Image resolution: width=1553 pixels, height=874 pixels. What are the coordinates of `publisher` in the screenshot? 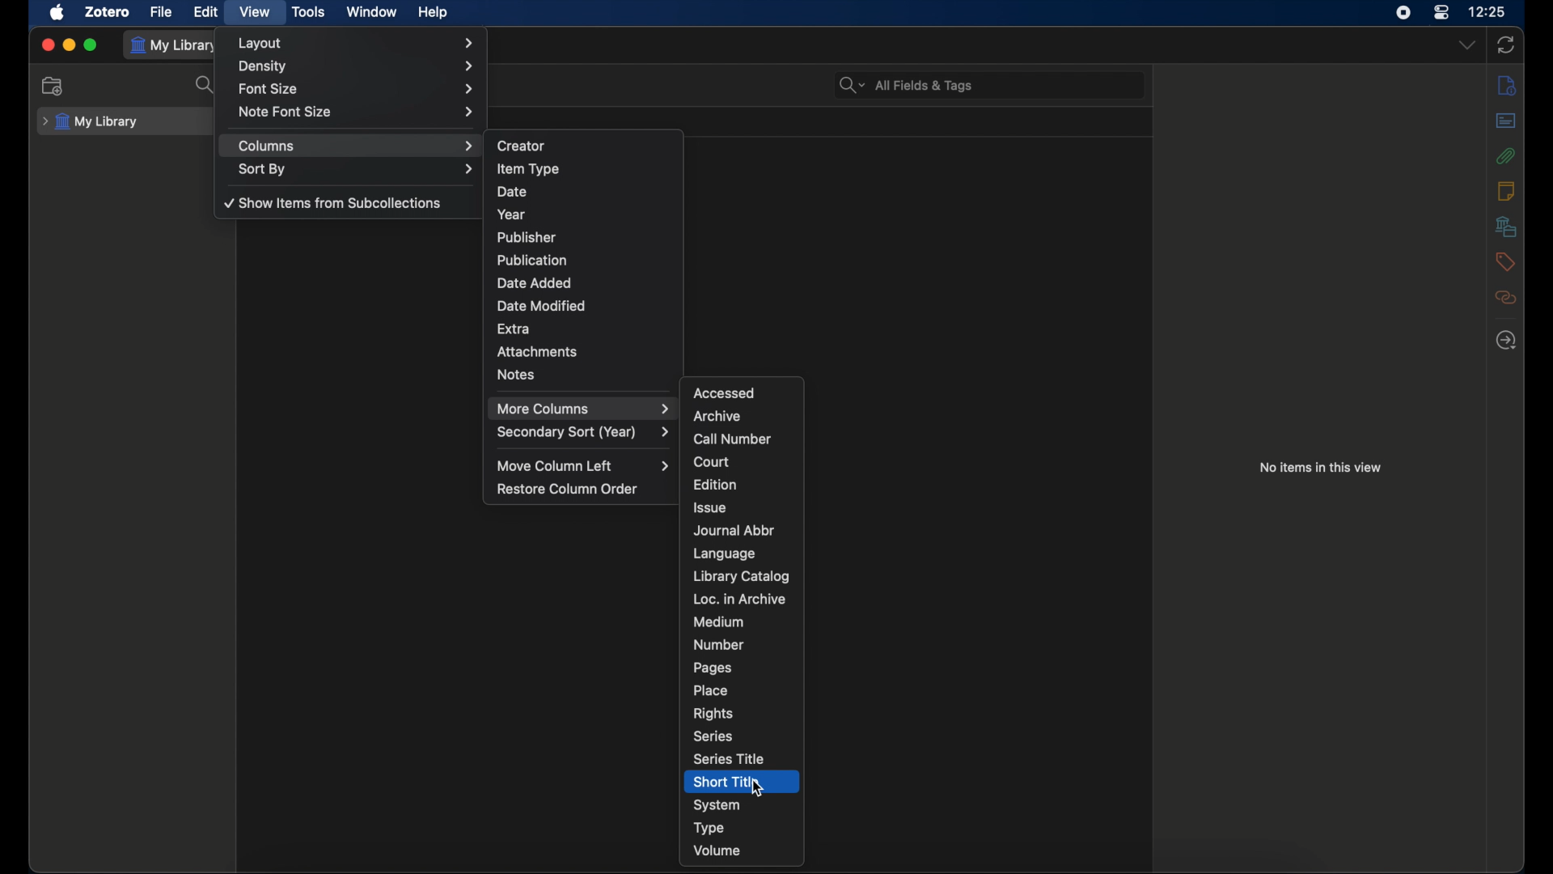 It's located at (528, 237).